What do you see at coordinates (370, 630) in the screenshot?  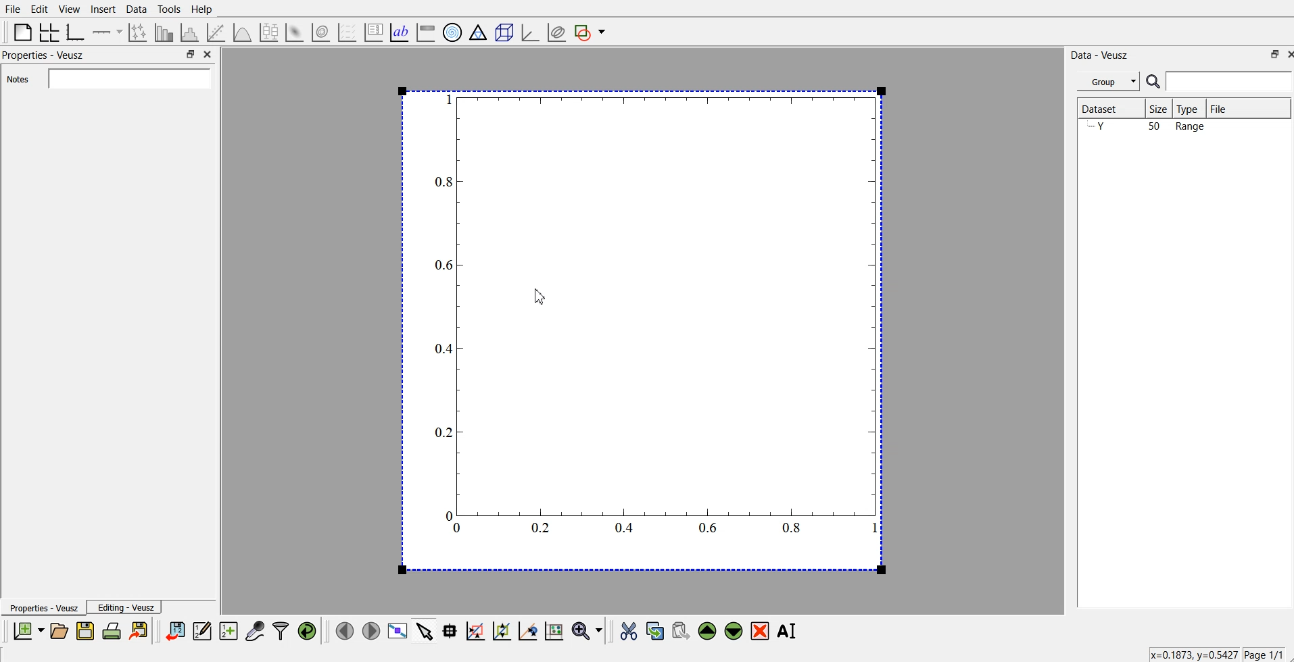 I see `move to next page` at bounding box center [370, 630].